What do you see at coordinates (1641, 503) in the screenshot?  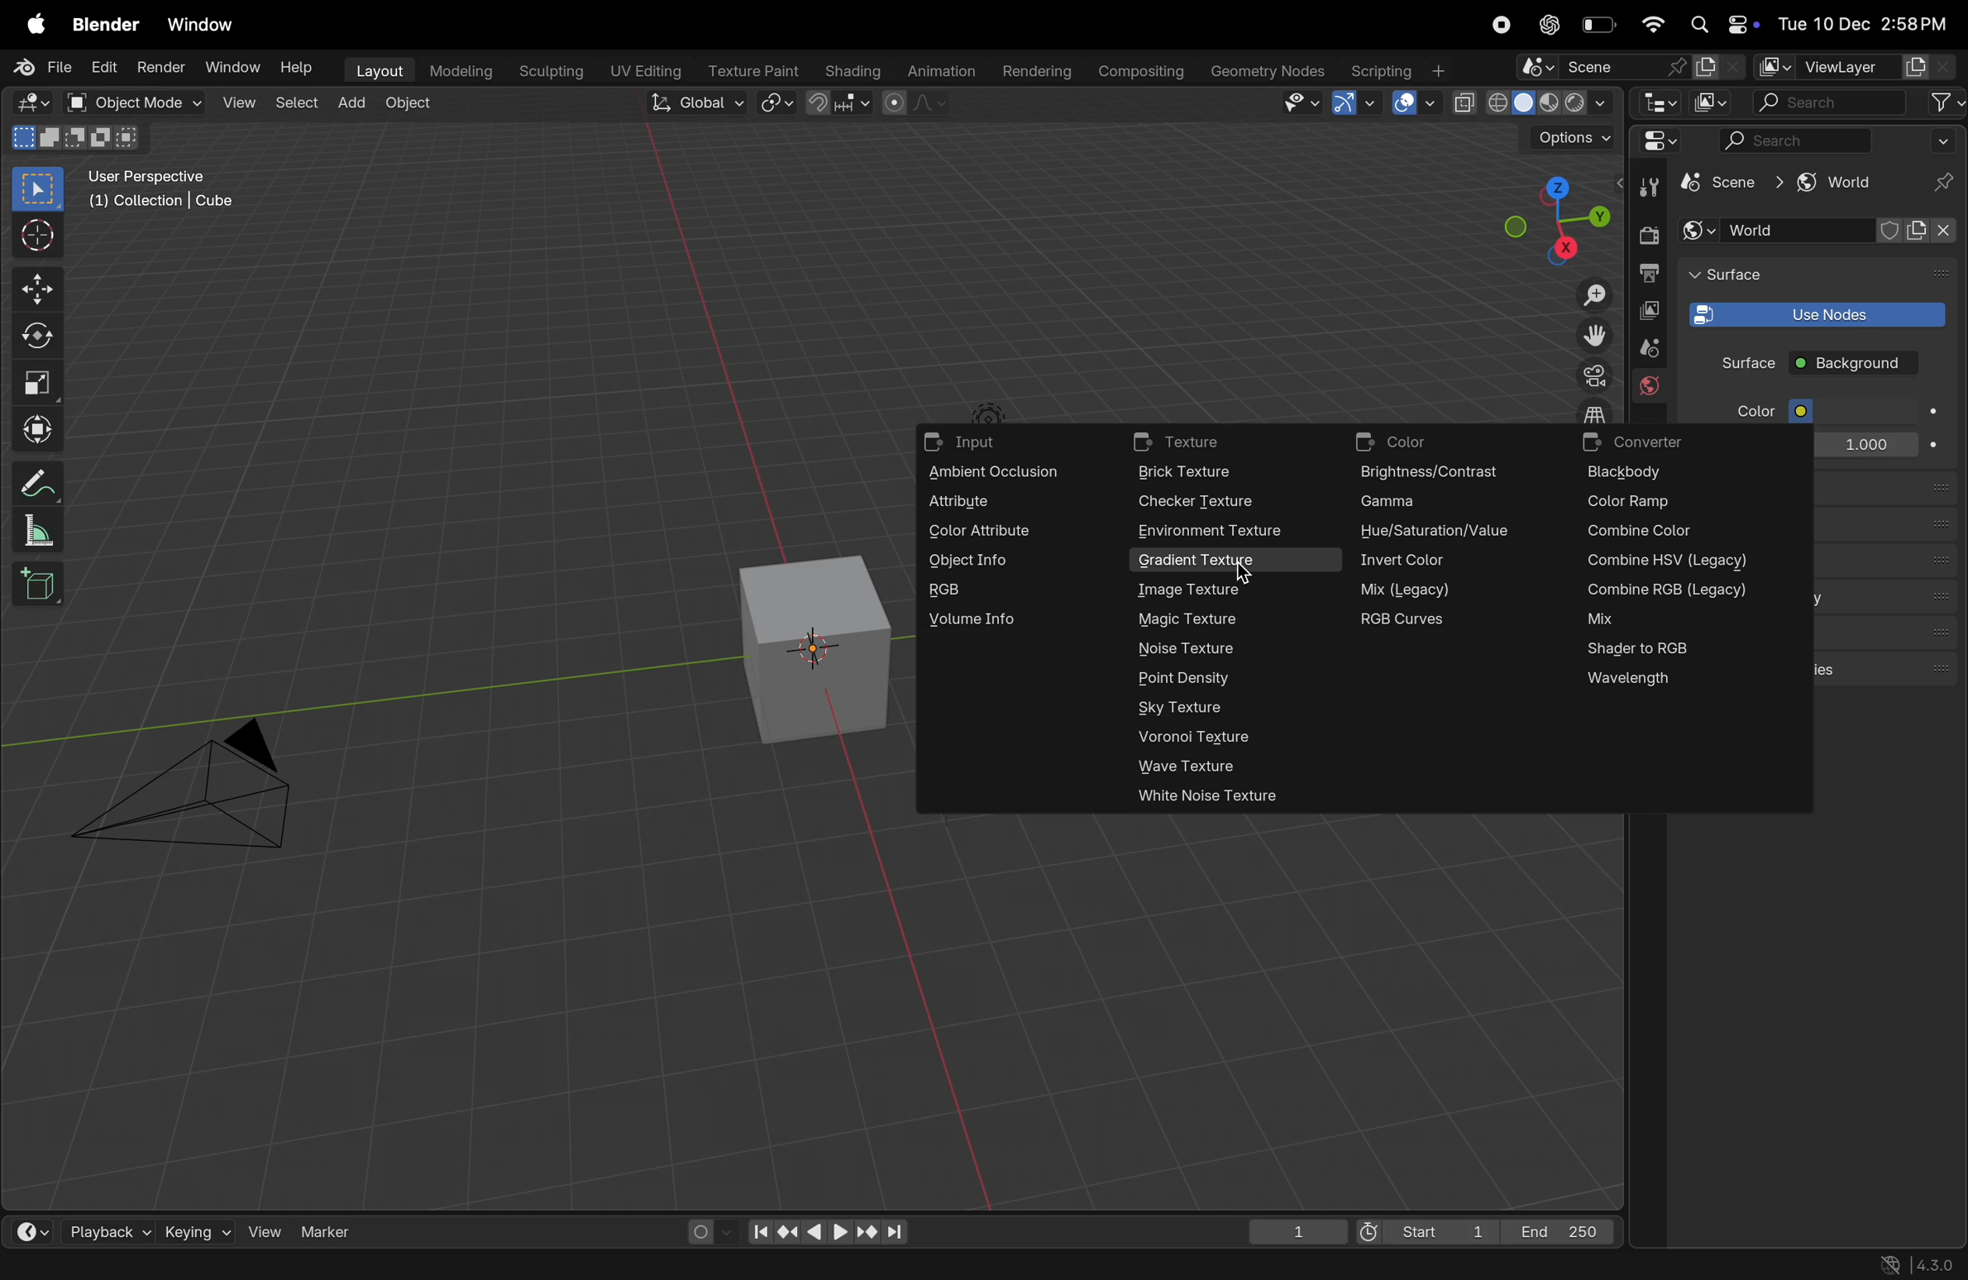 I see `Color ramp` at bounding box center [1641, 503].